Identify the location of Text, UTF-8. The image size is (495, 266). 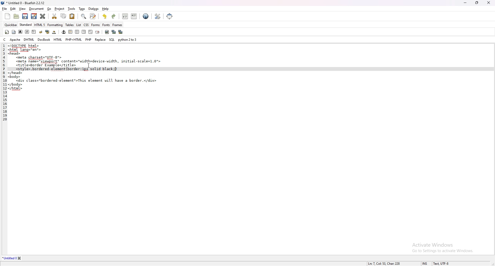
(441, 263).